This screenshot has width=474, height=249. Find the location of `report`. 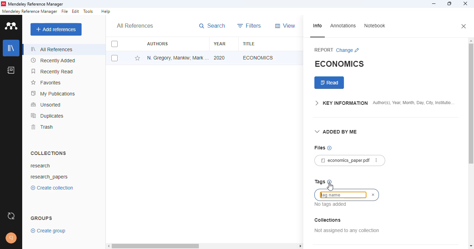

report is located at coordinates (324, 50).